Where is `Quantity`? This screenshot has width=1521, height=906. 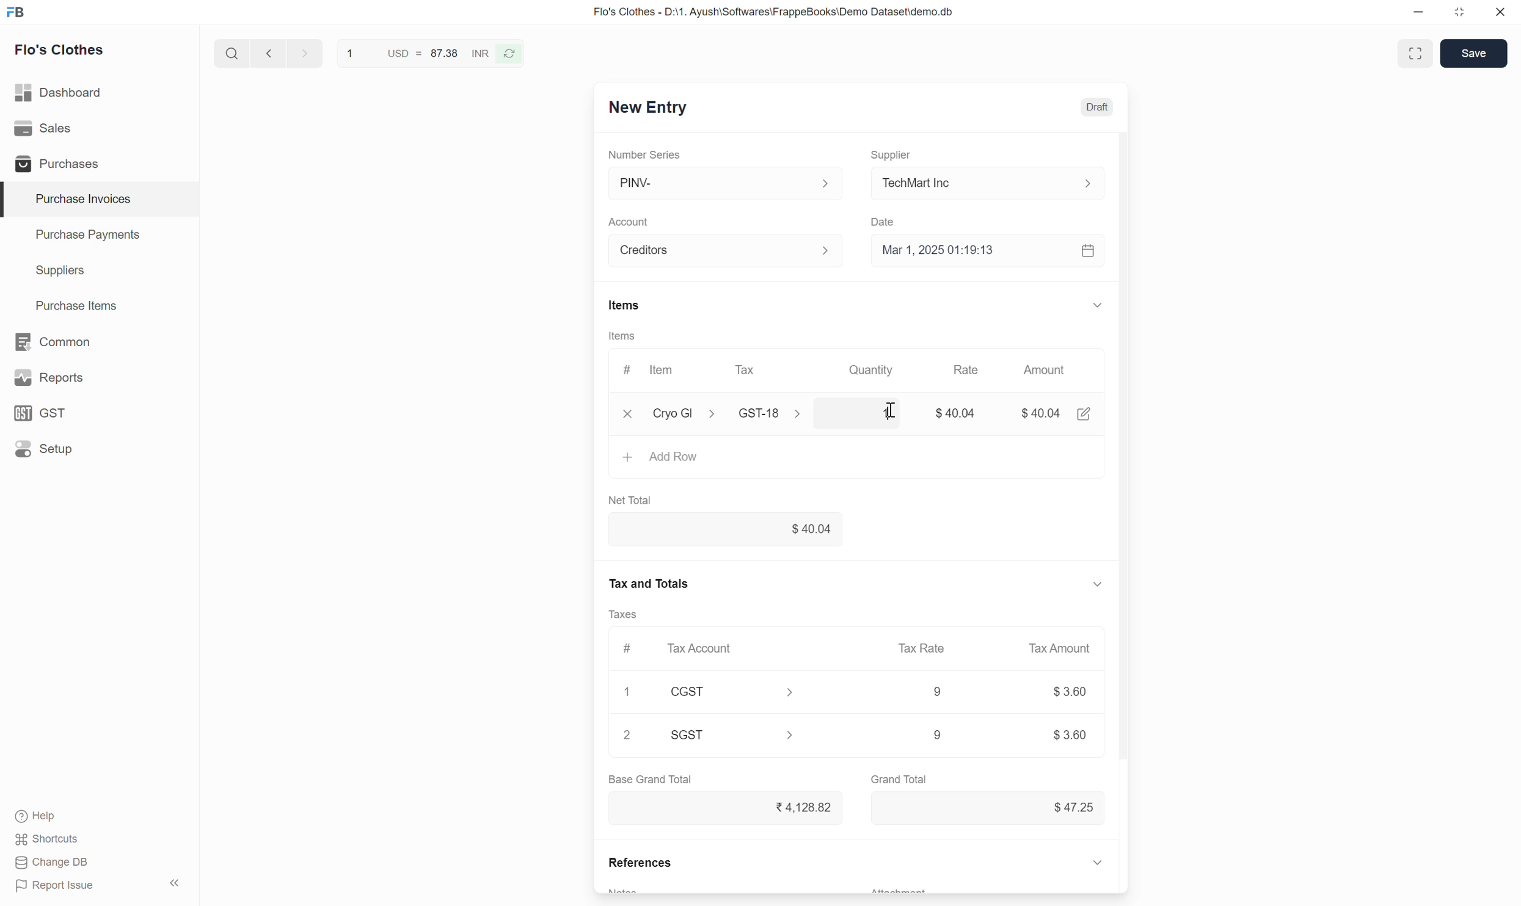
Quantity is located at coordinates (880, 370).